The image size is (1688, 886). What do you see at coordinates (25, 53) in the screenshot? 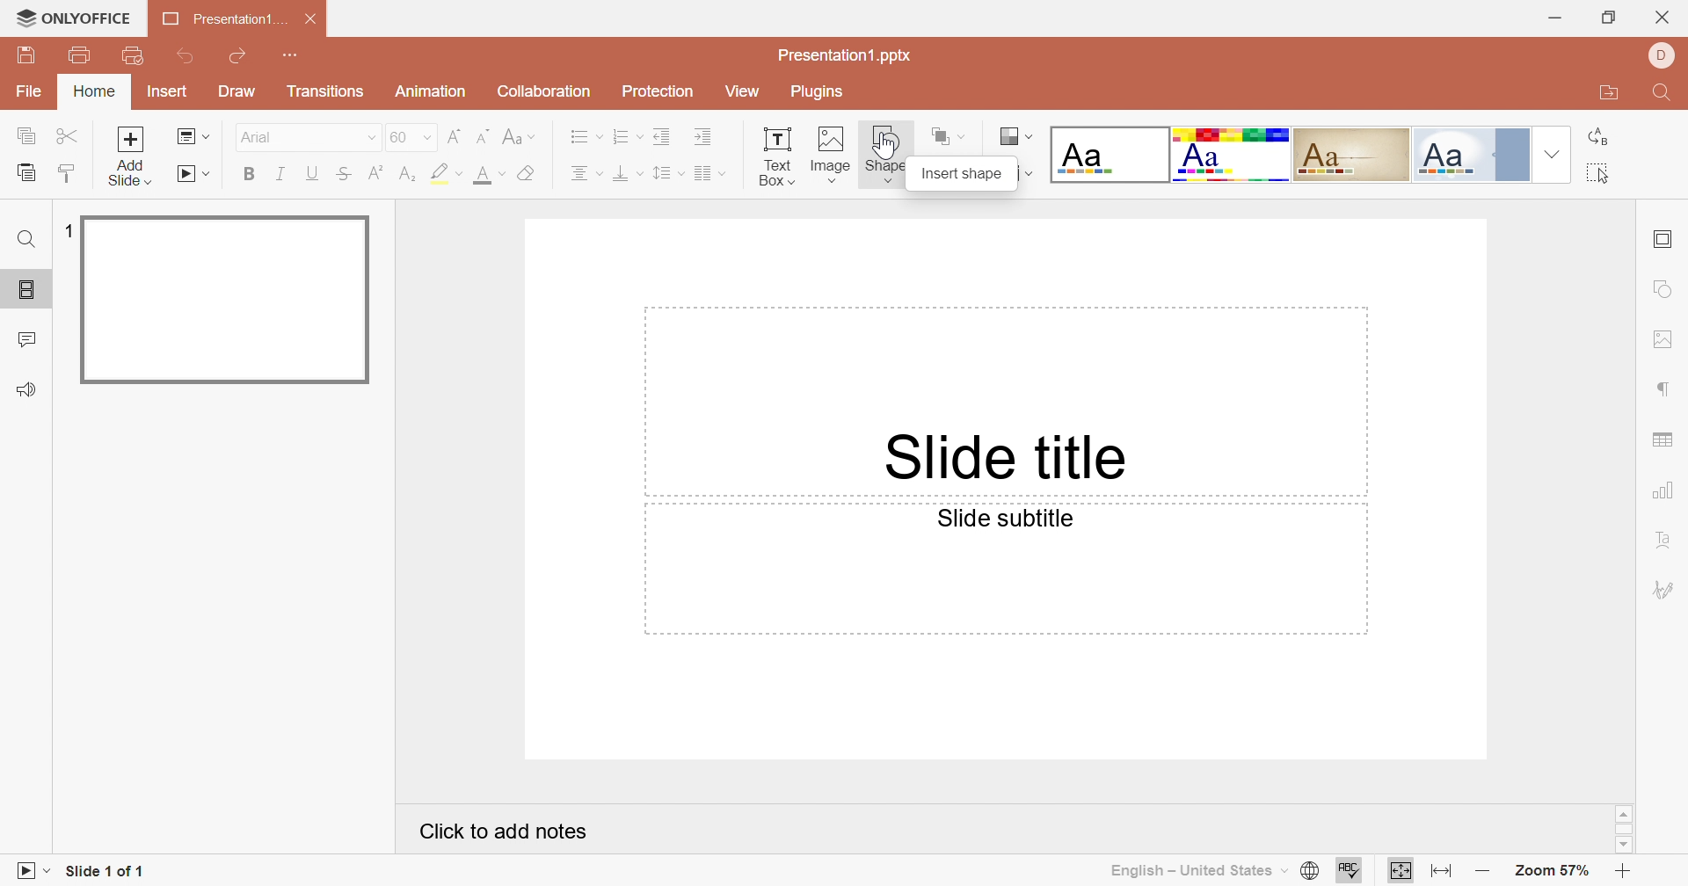
I see `Save` at bounding box center [25, 53].